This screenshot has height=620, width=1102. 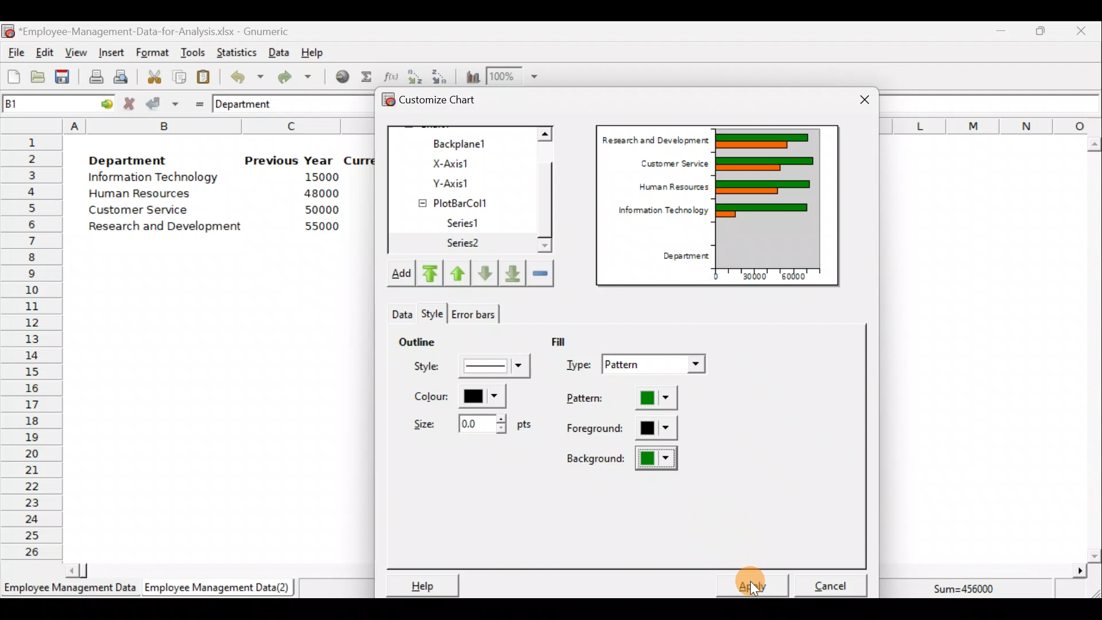 I want to click on Zoom, so click(x=513, y=76).